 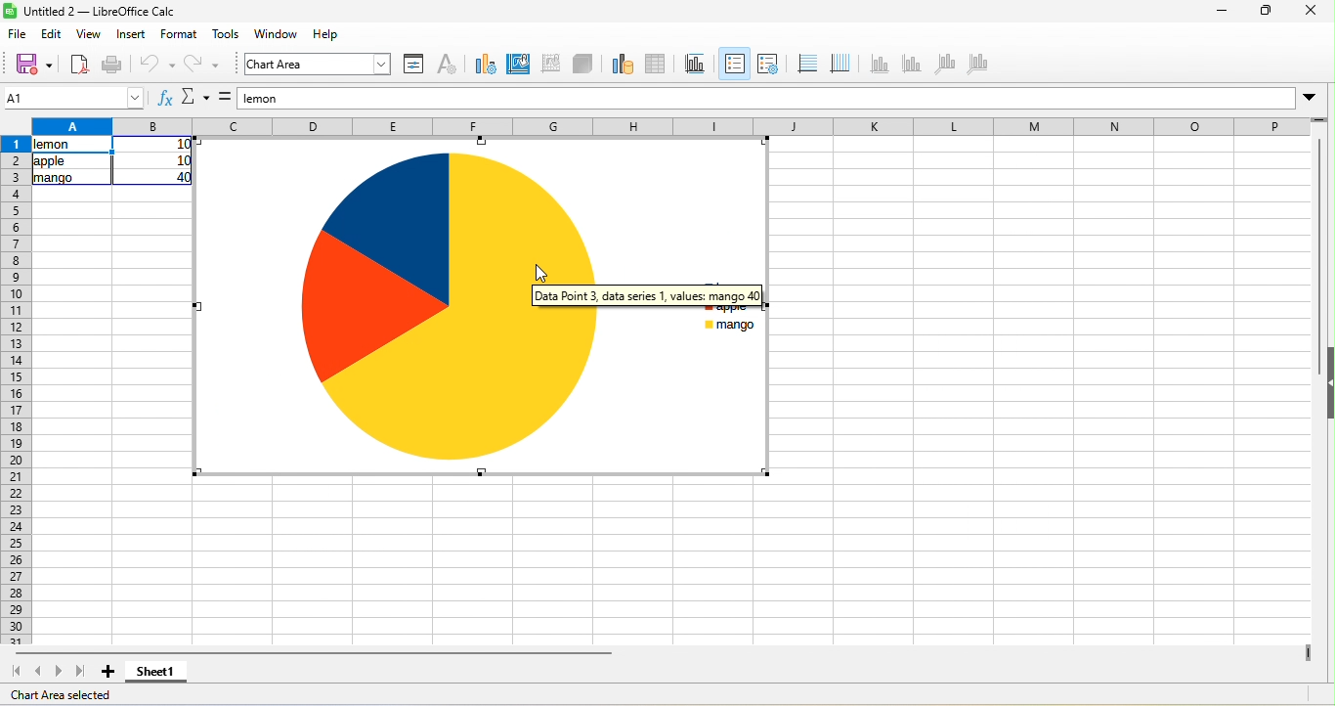 I want to click on 3d view, so click(x=582, y=64).